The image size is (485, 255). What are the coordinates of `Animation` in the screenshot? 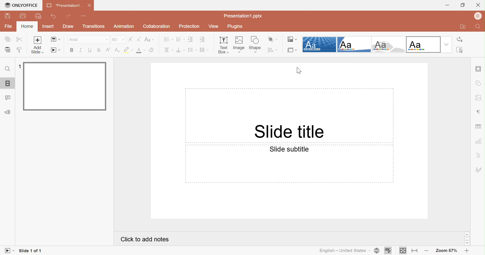 It's located at (124, 26).